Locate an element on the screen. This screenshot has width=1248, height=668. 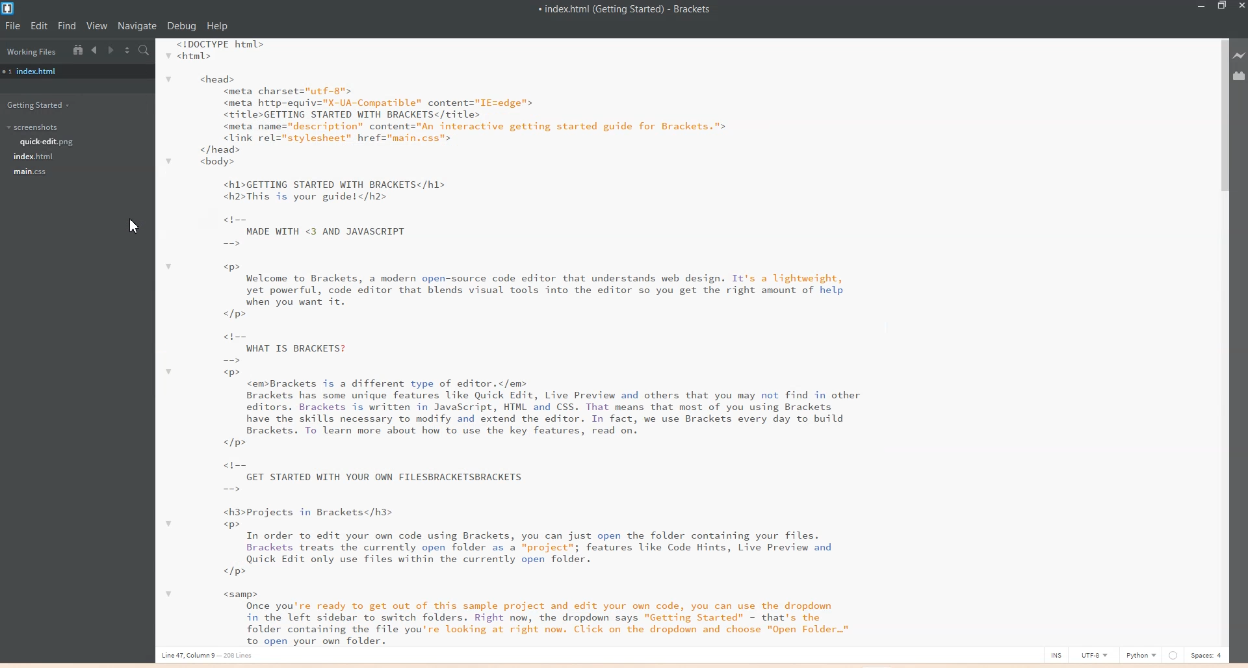
Working Files is located at coordinates (32, 52).